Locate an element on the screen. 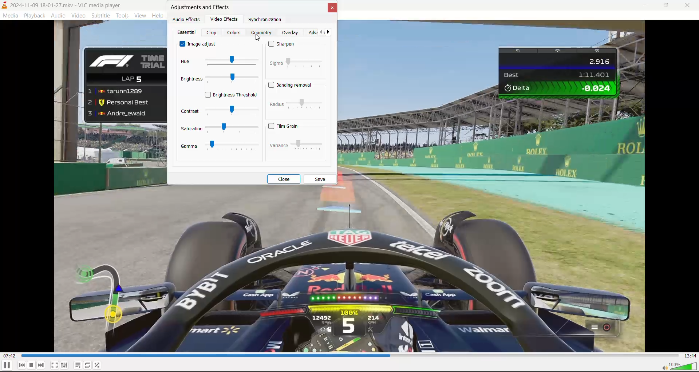 This screenshot has width=699, height=372. close is located at coordinates (285, 179).